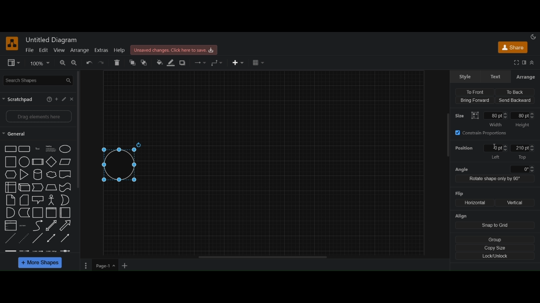 The image size is (540, 303). I want to click on send backward, so click(515, 100).